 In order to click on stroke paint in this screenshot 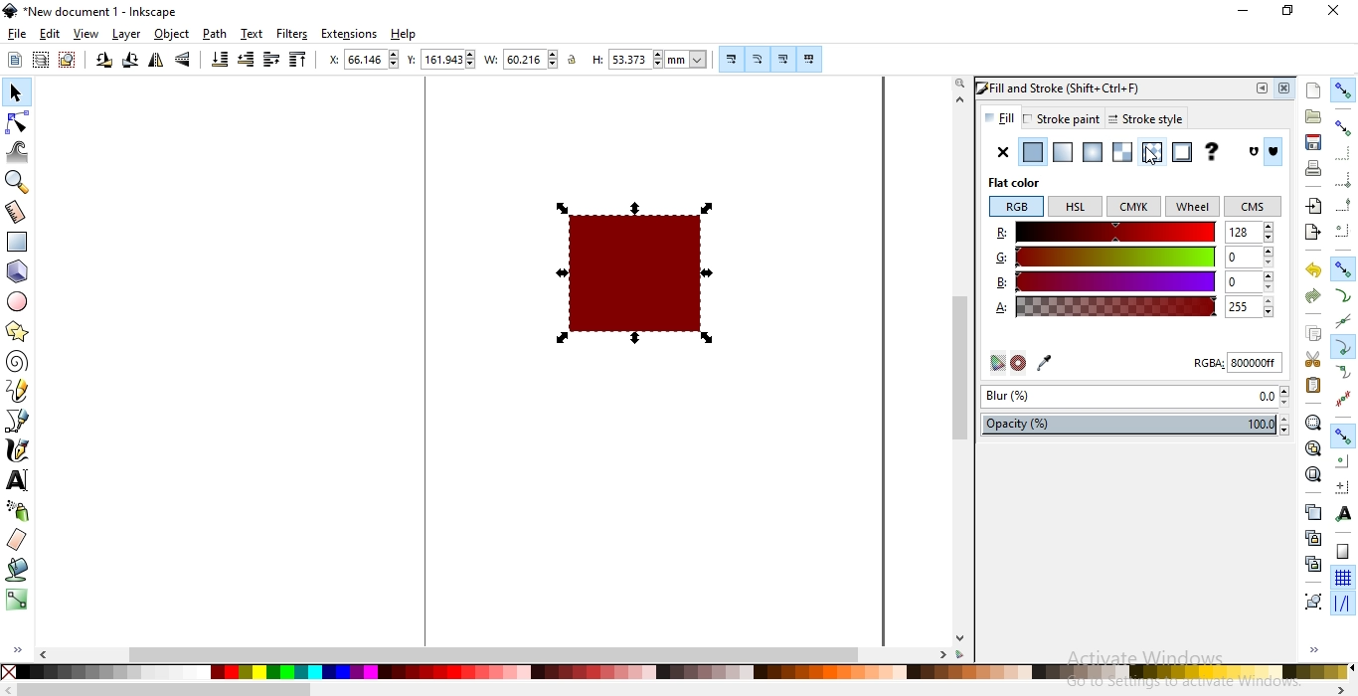, I will do `click(1061, 118)`.